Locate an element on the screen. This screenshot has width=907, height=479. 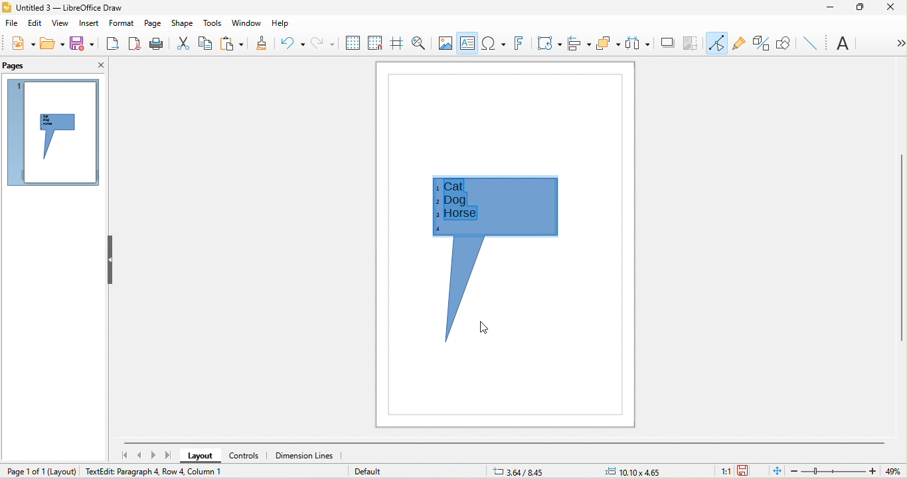
copy is located at coordinates (206, 44).